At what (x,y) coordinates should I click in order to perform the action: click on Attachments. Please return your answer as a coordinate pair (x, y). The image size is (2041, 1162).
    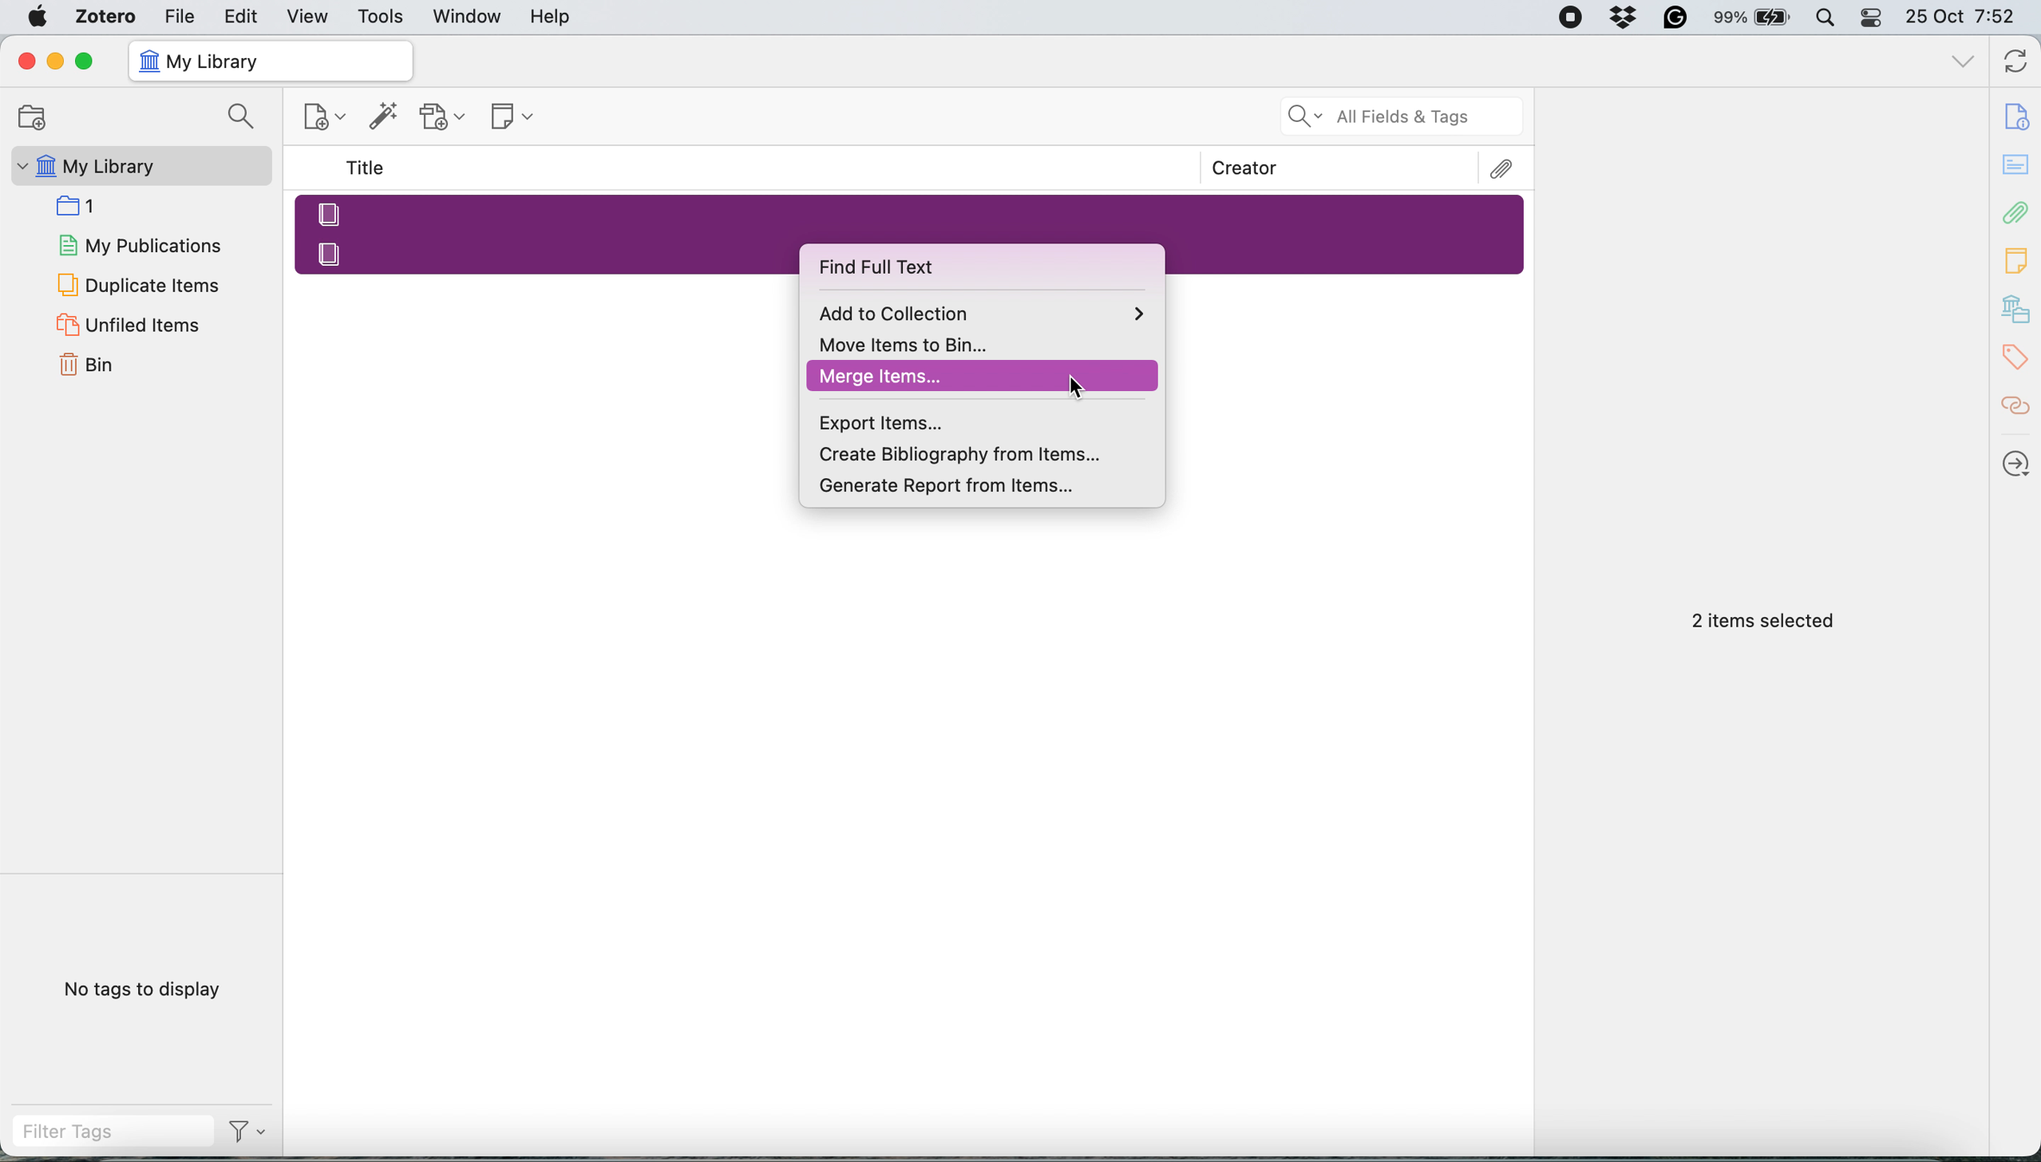
    Looking at the image, I should click on (1503, 169).